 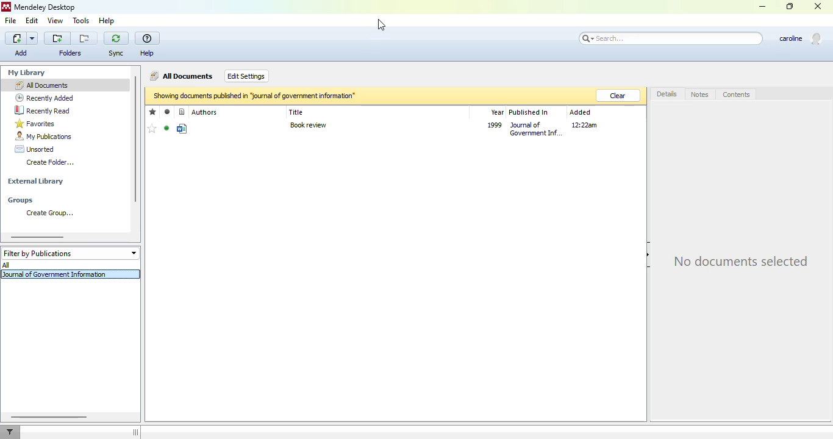 I want to click on 1999, so click(x=495, y=125).